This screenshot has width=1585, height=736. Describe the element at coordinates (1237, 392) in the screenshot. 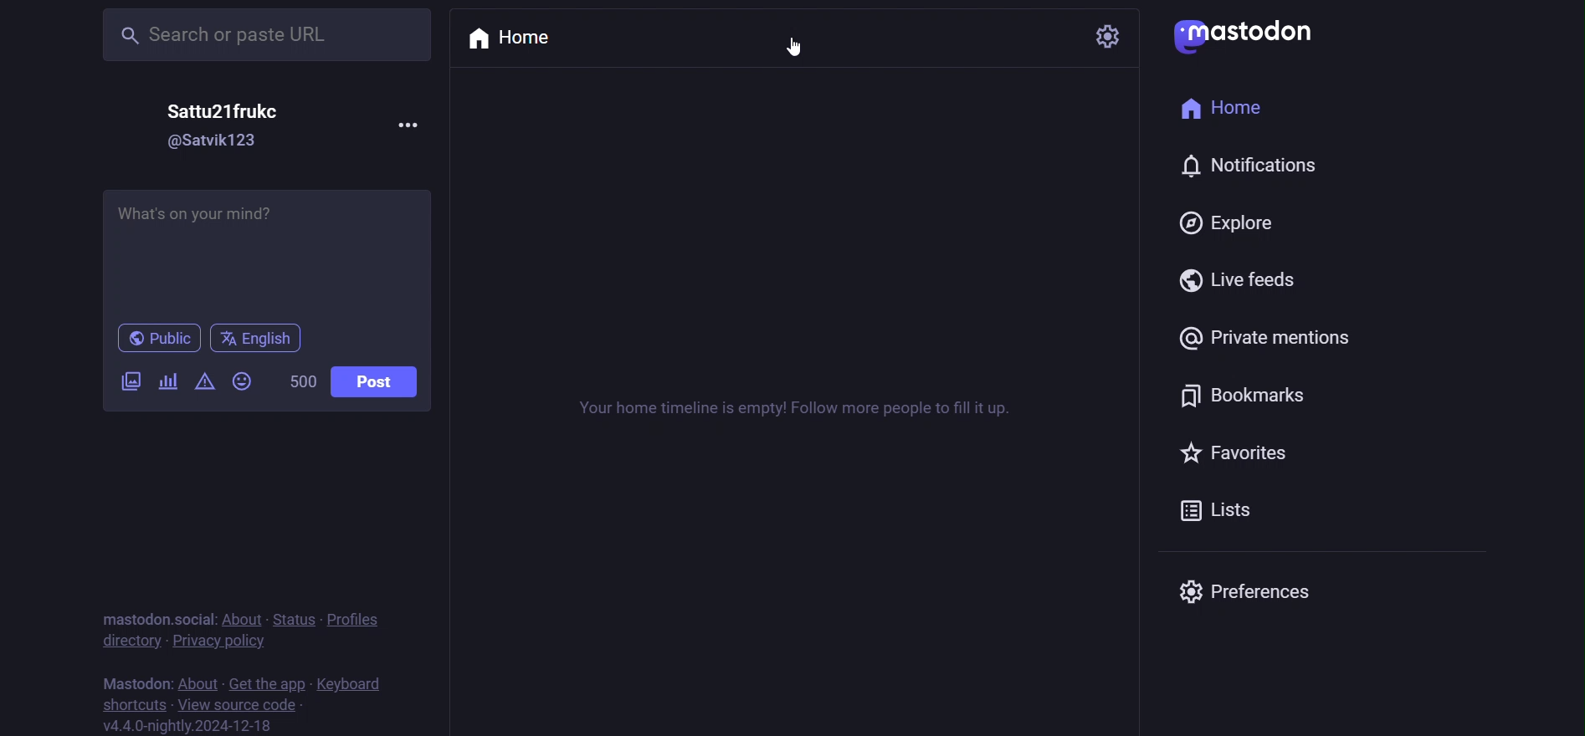

I see `bookmark` at that location.